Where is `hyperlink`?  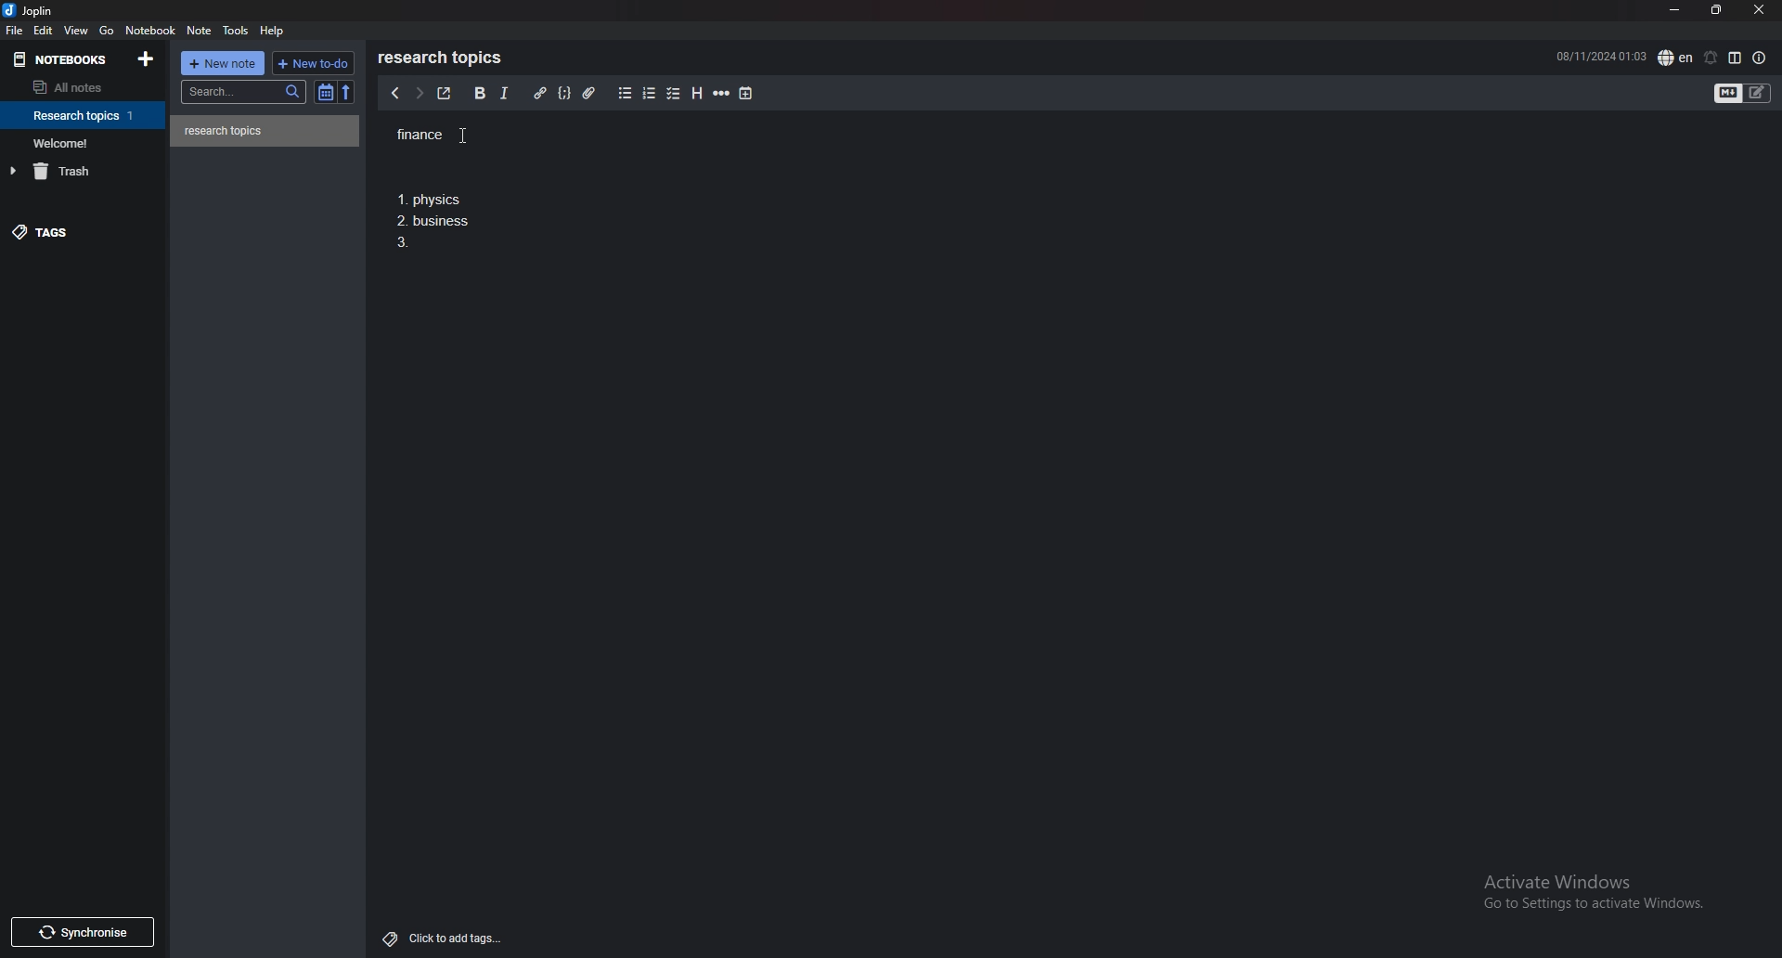
hyperlink is located at coordinates (539, 94).